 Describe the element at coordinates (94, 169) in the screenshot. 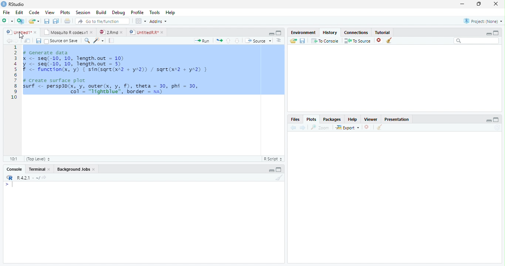

I see `Close` at that location.